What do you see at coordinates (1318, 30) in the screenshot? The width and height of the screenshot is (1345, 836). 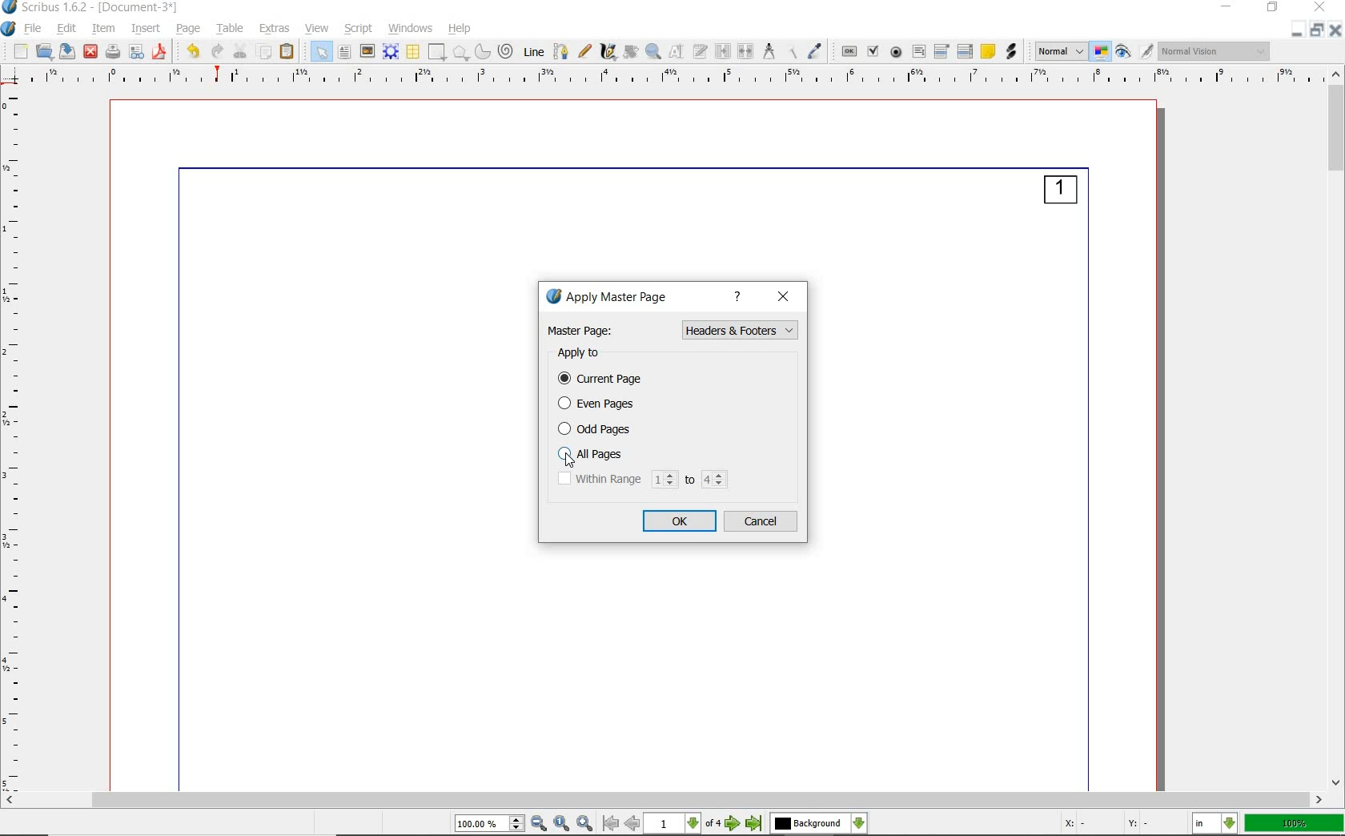 I see `restore` at bounding box center [1318, 30].